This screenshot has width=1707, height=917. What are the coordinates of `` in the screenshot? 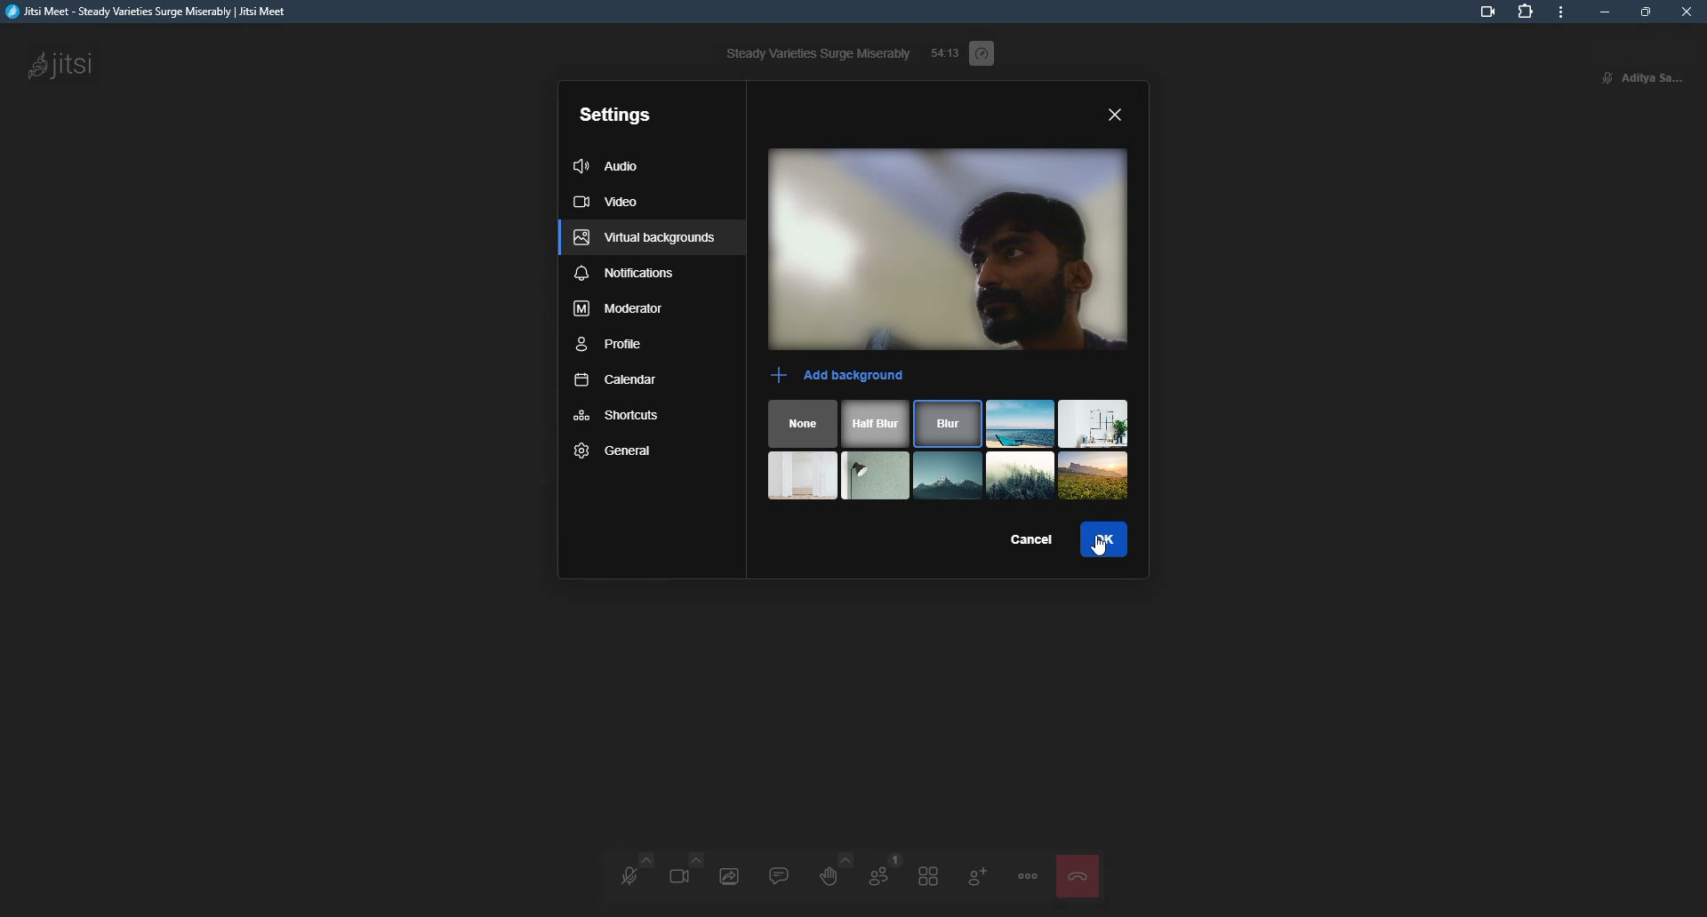 It's located at (619, 114).